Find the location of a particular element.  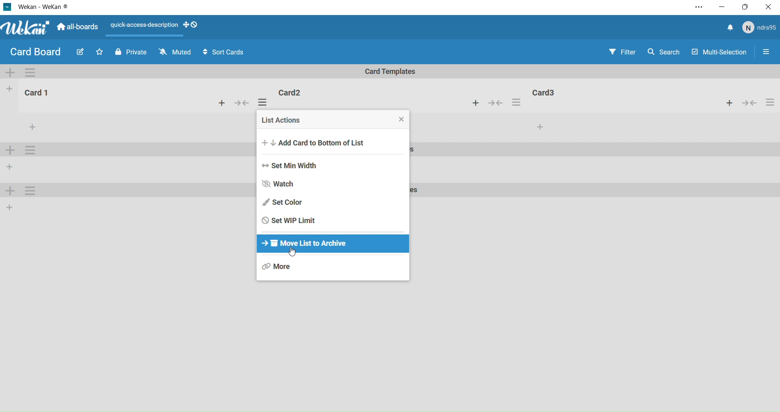

add is located at coordinates (11, 167).